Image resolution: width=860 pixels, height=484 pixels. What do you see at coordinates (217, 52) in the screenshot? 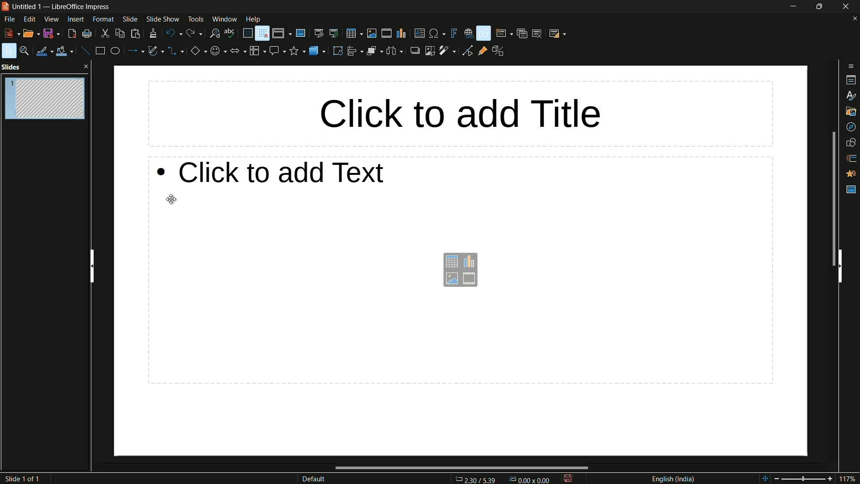
I see `symbol shapes` at bounding box center [217, 52].